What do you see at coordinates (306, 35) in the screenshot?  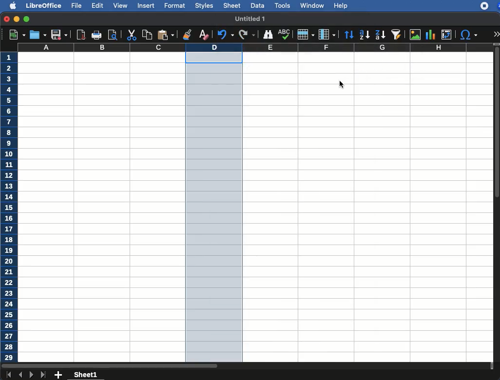 I see `row` at bounding box center [306, 35].